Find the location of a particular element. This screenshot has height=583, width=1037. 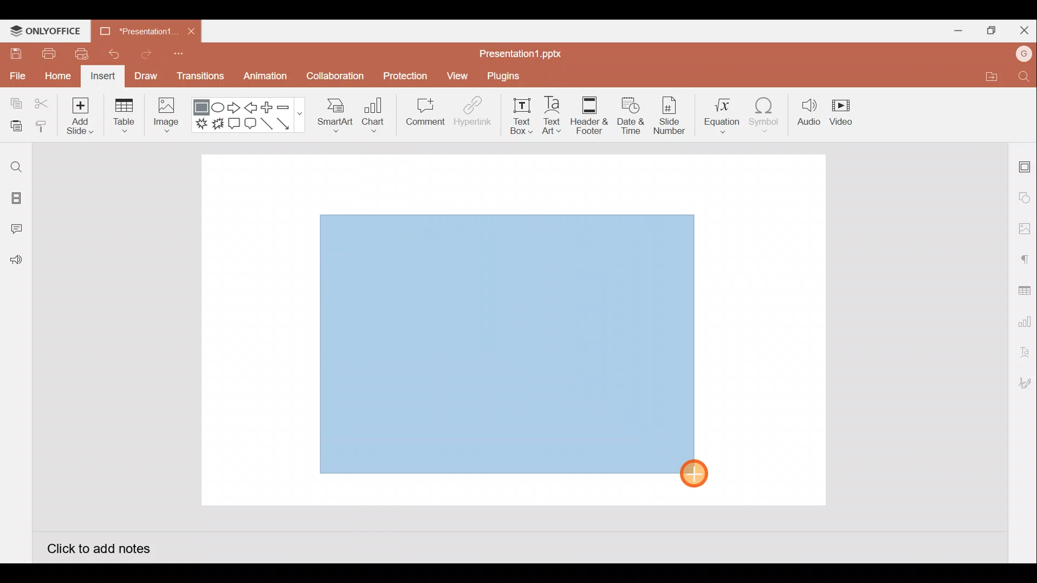

Rectangular callout is located at coordinates (234, 124).